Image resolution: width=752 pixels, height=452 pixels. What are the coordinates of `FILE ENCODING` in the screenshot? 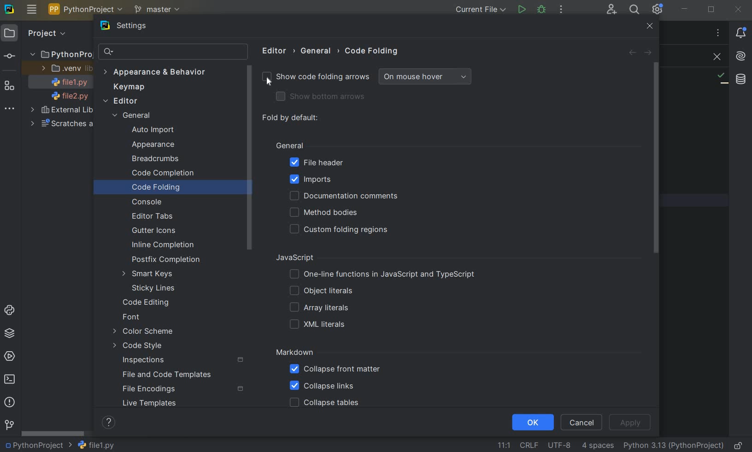 It's located at (558, 445).